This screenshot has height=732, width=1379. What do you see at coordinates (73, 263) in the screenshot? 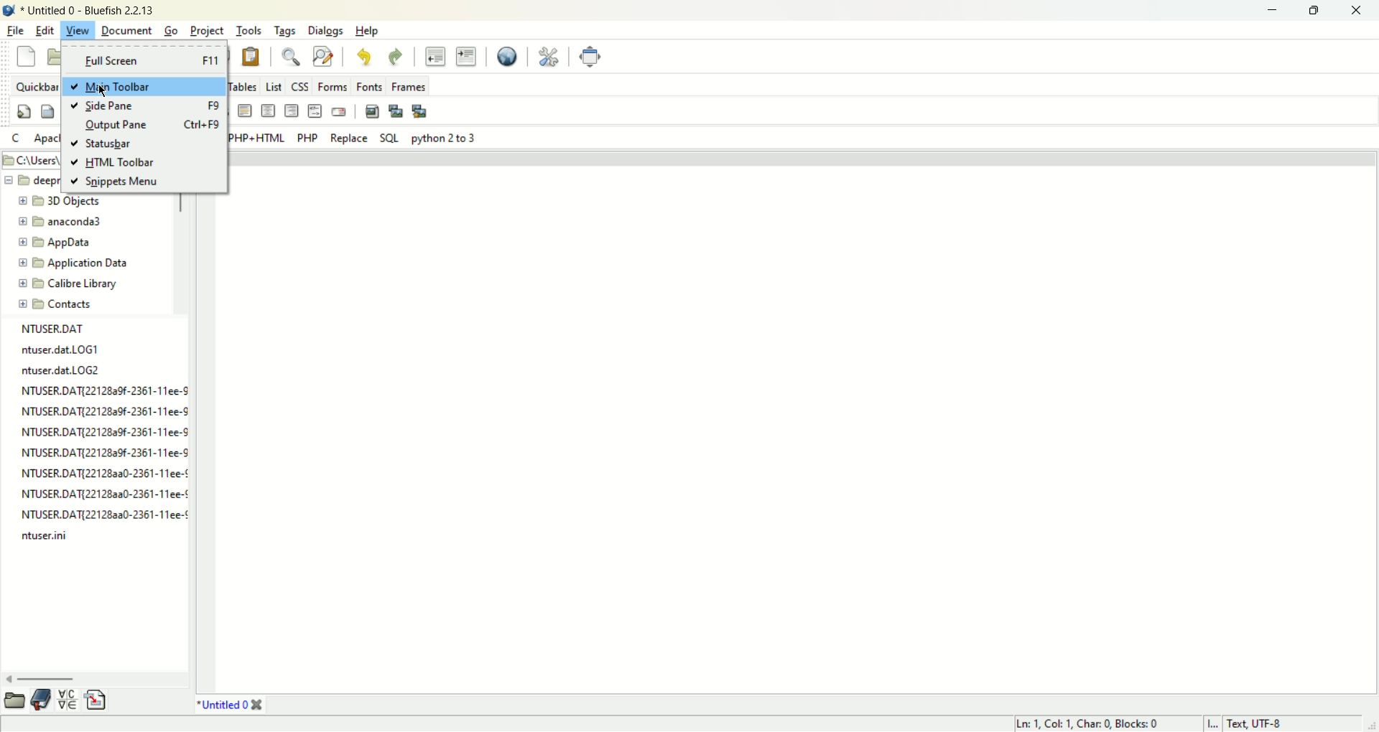
I see `application` at bounding box center [73, 263].